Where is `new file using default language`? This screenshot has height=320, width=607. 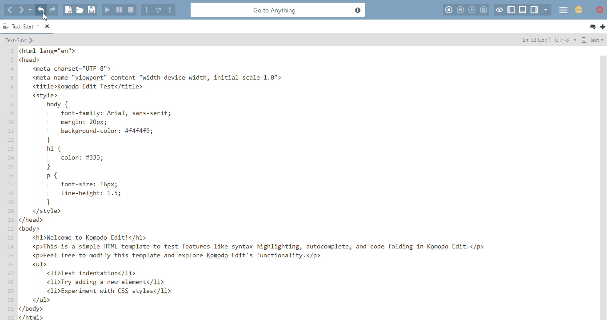
new file using default language is located at coordinates (68, 10).